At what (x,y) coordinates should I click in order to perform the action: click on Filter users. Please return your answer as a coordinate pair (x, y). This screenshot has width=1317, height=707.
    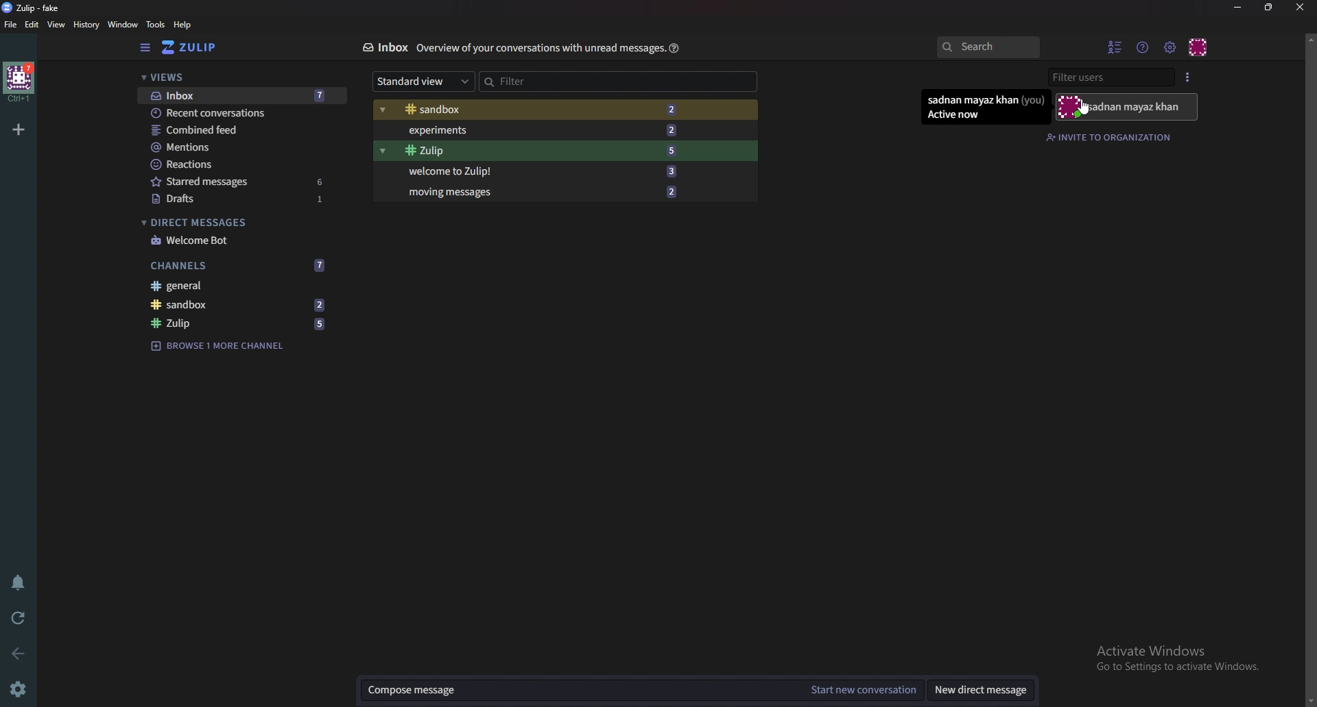
    Looking at the image, I should click on (1110, 79).